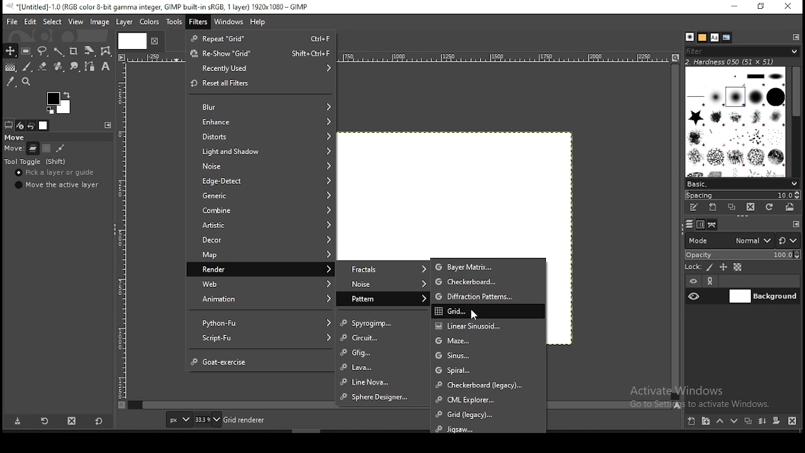 The width and height of the screenshot is (805, 453). I want to click on duplicate layer, so click(748, 423).